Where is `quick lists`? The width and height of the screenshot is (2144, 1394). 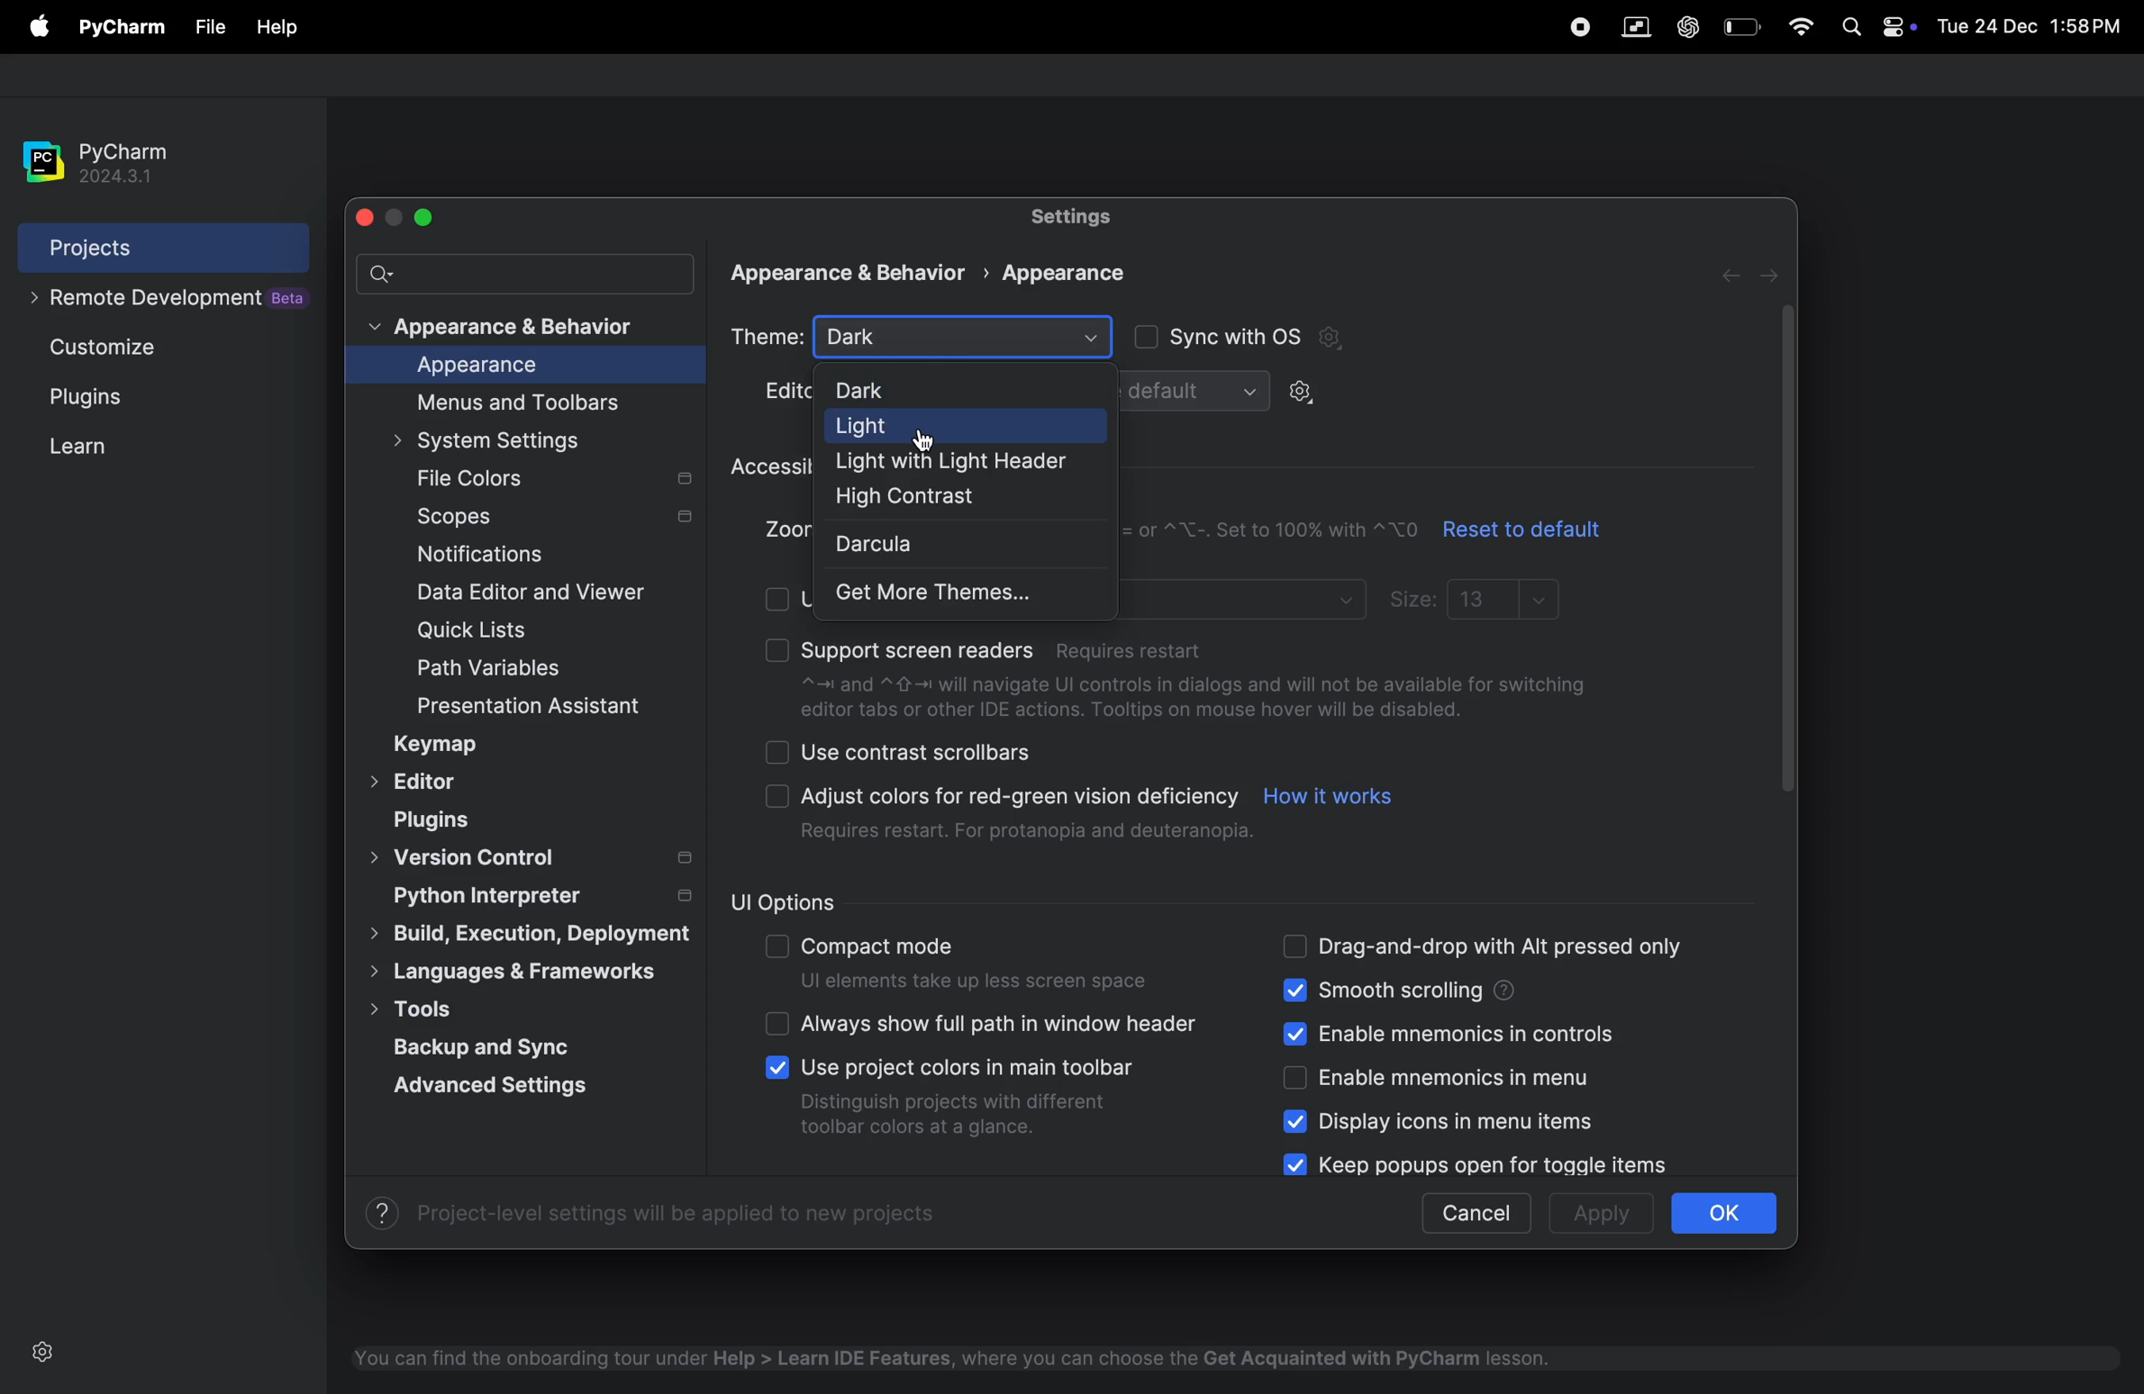
quick lists is located at coordinates (499, 632).